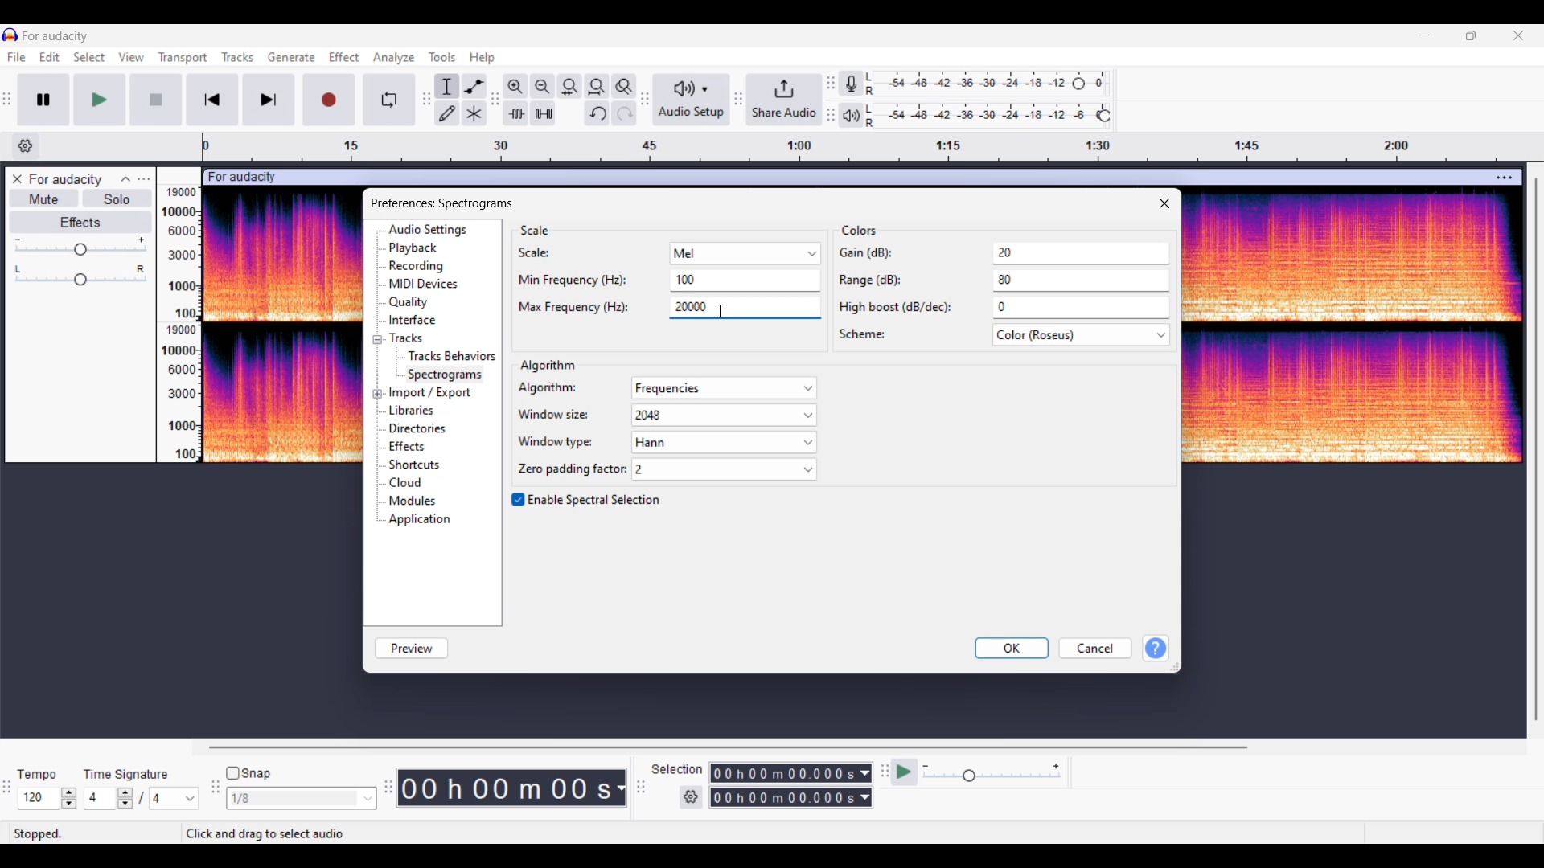  What do you see at coordinates (394, 59) in the screenshot?
I see `Analyze menu` at bounding box center [394, 59].